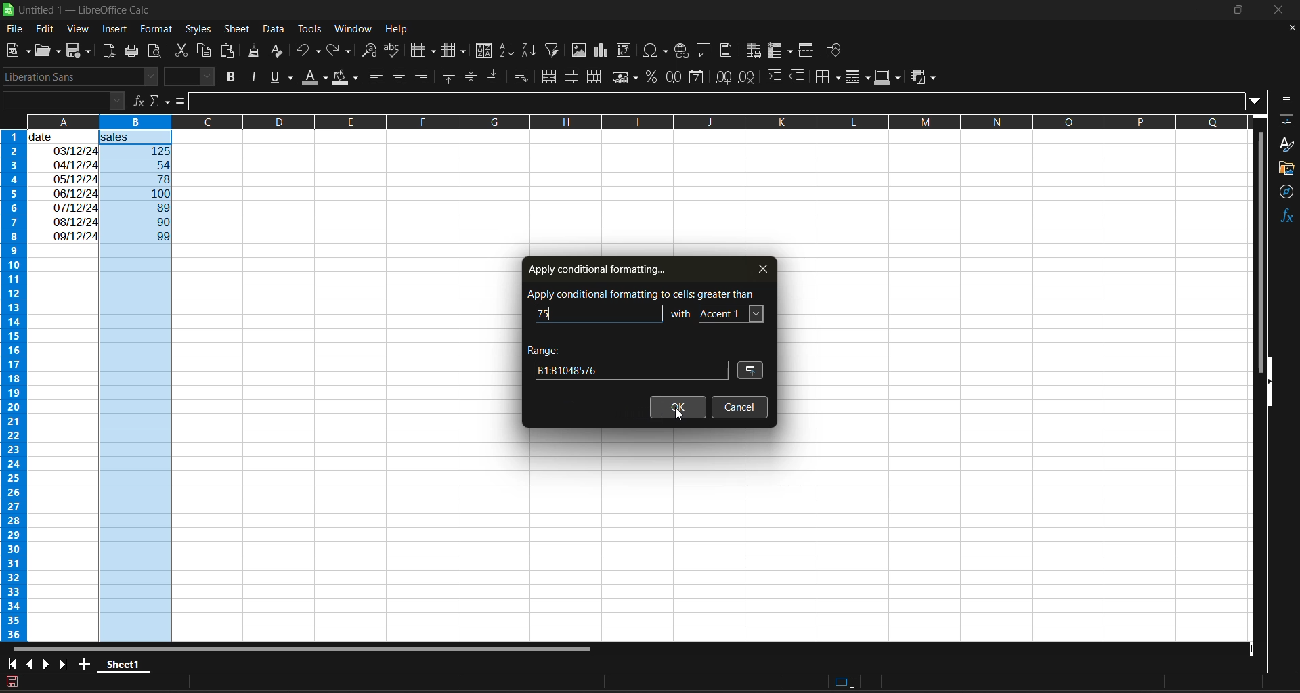 This screenshot has height=693, width=1300. Describe the element at coordinates (653, 77) in the screenshot. I see `format as percent` at that location.